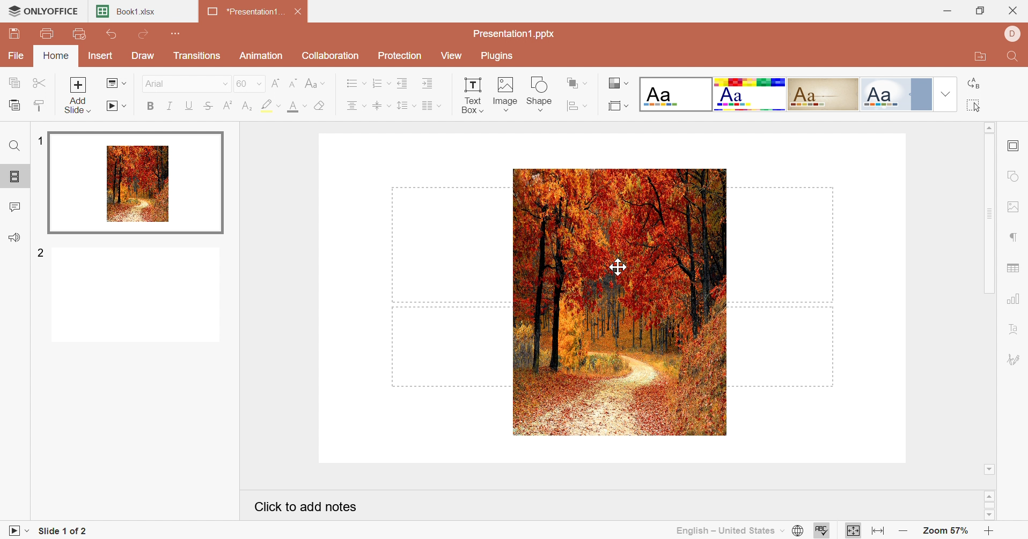 This screenshot has height=539, width=1028. I want to click on Increase Indent, so click(427, 85).